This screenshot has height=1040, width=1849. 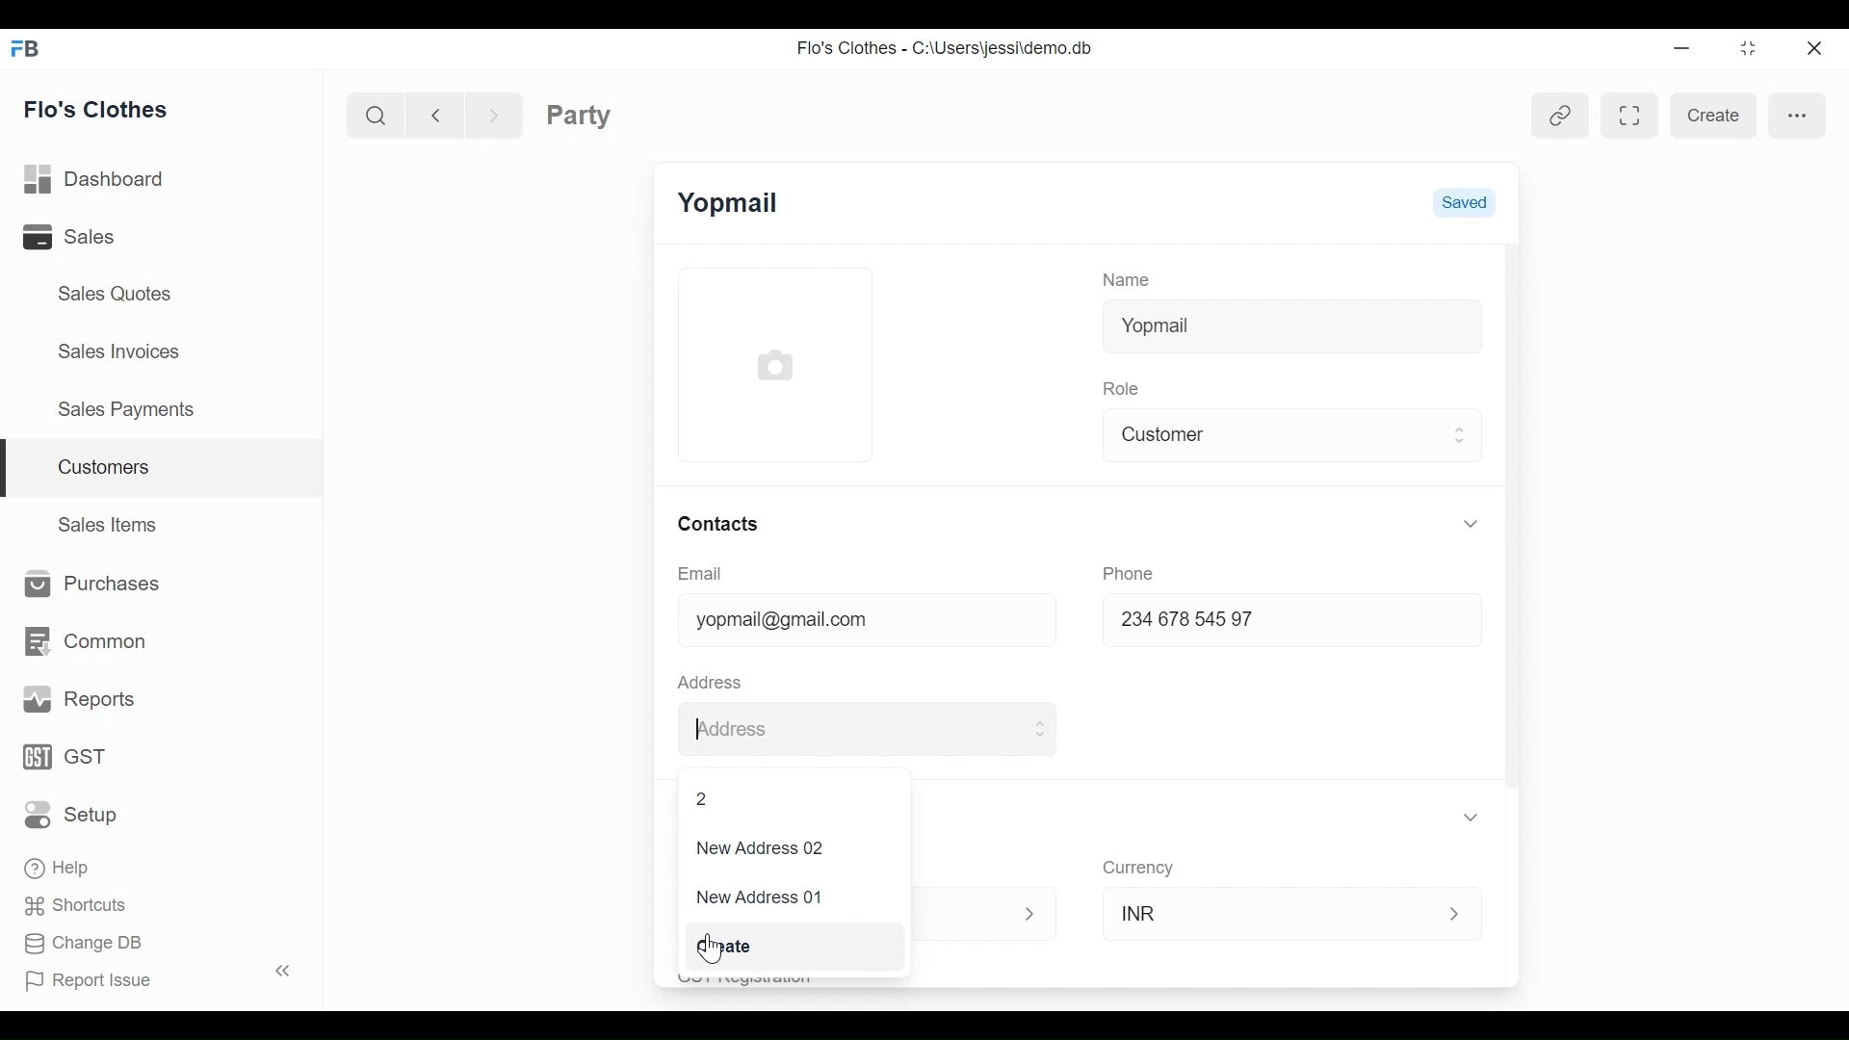 I want to click on more, so click(x=1797, y=116).